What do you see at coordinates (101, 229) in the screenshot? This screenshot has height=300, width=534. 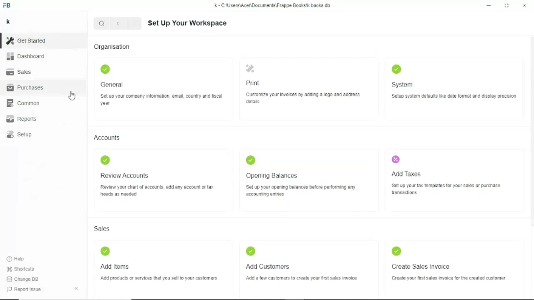 I see `Sales` at bounding box center [101, 229].